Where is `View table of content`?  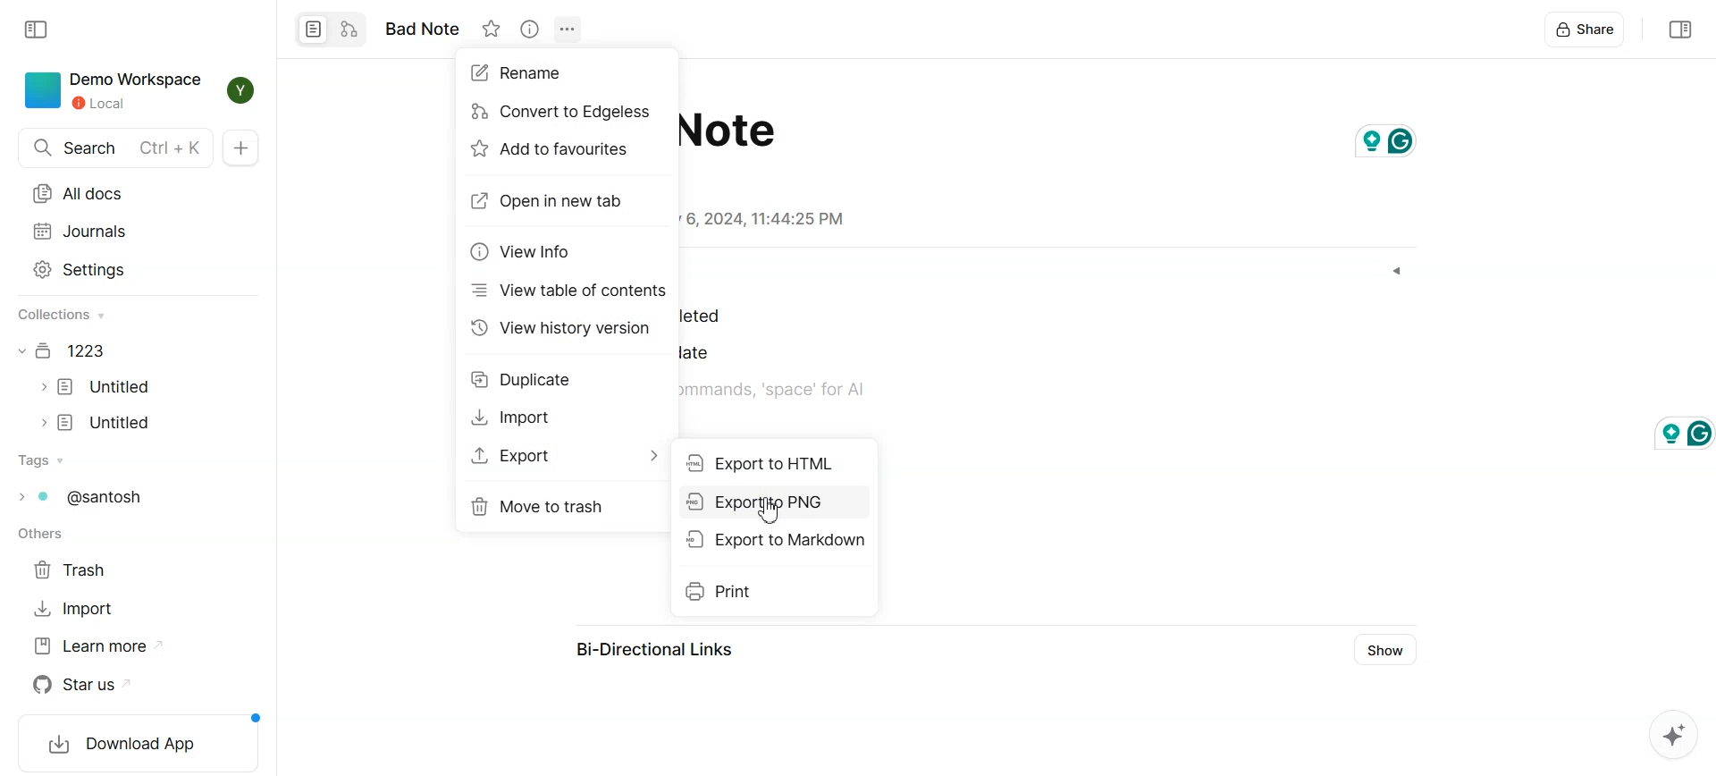 View table of content is located at coordinates (568, 291).